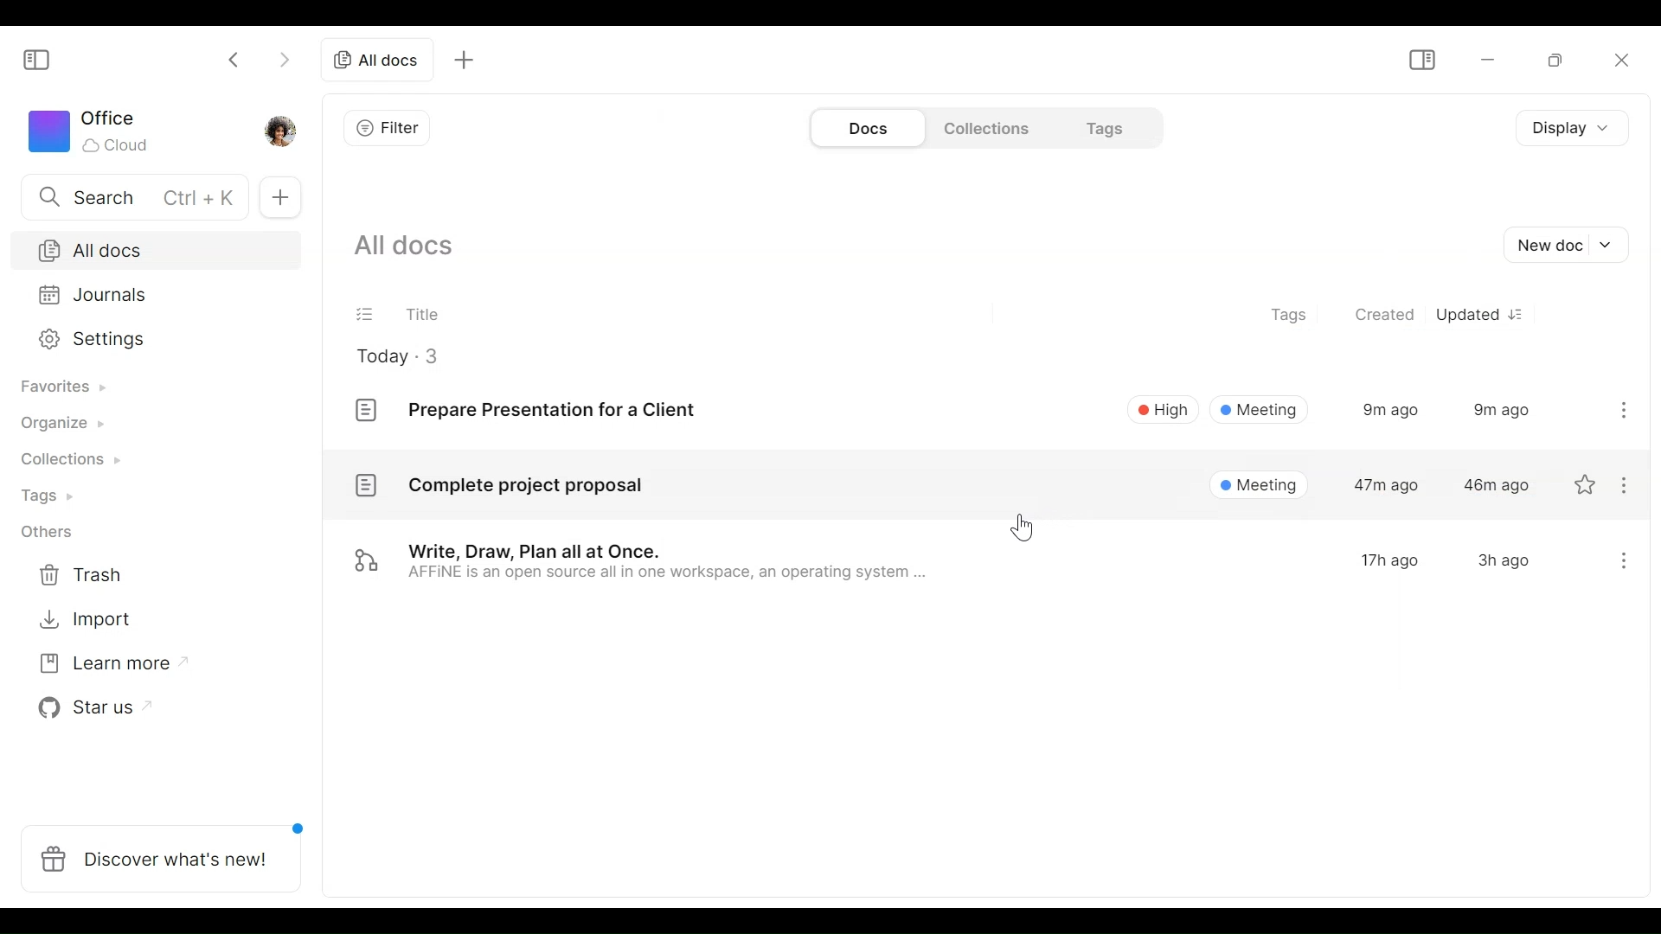 The height and width of the screenshot is (934, 1661). What do you see at coordinates (1258, 485) in the screenshot?
I see `Meeting` at bounding box center [1258, 485].